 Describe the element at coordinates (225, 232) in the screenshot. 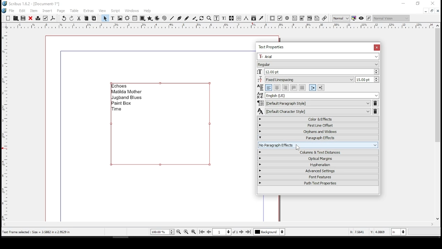

I see `go to page` at that location.